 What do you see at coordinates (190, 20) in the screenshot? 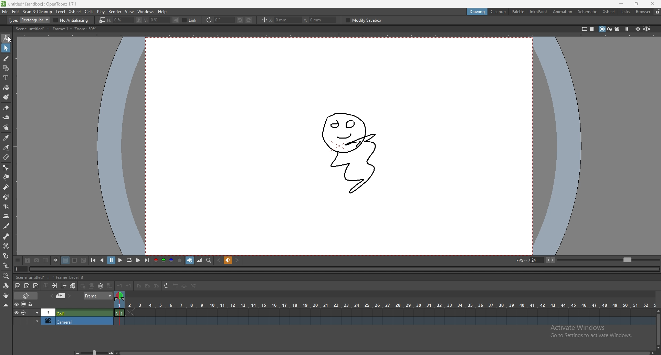
I see `link` at bounding box center [190, 20].